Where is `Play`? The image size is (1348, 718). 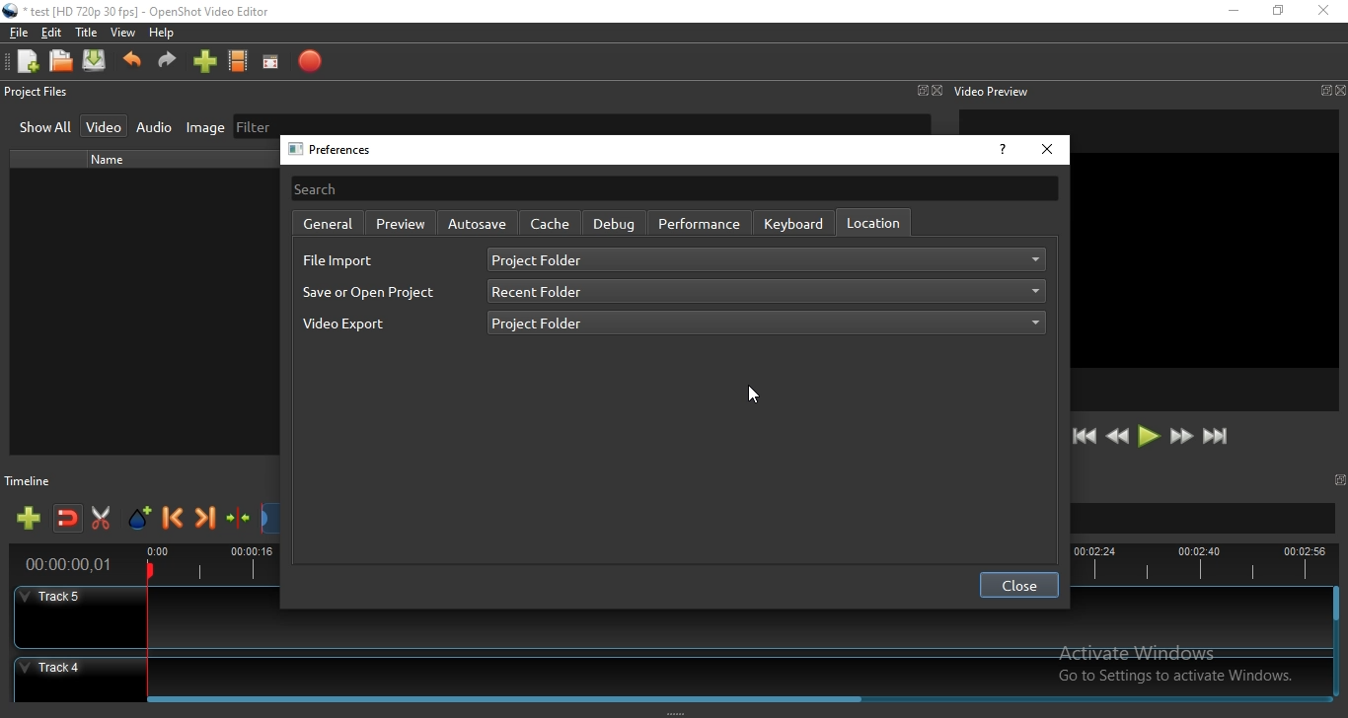
Play is located at coordinates (1149, 437).